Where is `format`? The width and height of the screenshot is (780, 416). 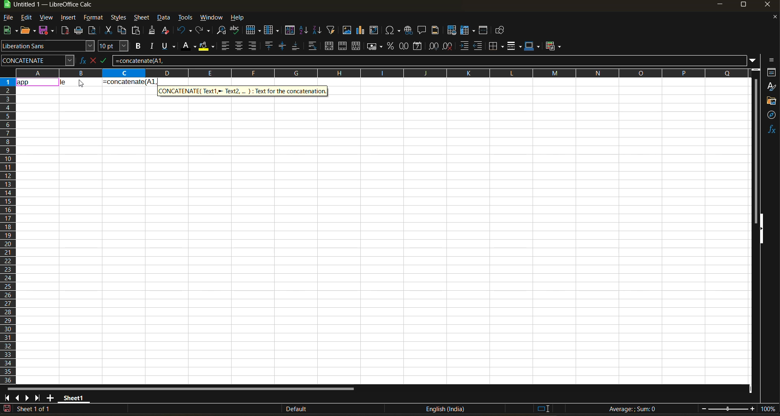
format is located at coordinates (94, 19).